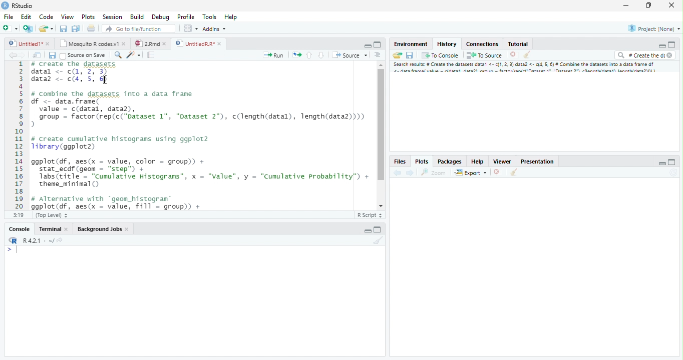 Image resolution: width=683 pixels, height=360 pixels. Describe the element at coordinates (201, 135) in the screenshot. I see `# Combine the dataset into a data frame f <- data.frame(value = c(datal, data),group = factor (rep(c("Dataset 1", "Dataset 2"), c(length(datal), length(data2))))create cumulative histograms using ggplot2brary (ggplot2)gplot(df, aes(x = value, color = group)) +stat_ecdf (geom = “step”) +Tabs(ritle = “cumulative Histograms”, x = "value", y = “Cumulative Probability”) +theme_mininal ()Alternative with “geom_histogram®gplot(df, aes(x = value, Fill = group)) +geon_histogram(aes(y = cumsum(.. count. .)/sun(. .count..)),position = "identity", alpha = 0.5, bins = 30) +1abs(title = “Cumulative Histograms”, x = "value", y = “Cumulative Probability”) +` at that location.